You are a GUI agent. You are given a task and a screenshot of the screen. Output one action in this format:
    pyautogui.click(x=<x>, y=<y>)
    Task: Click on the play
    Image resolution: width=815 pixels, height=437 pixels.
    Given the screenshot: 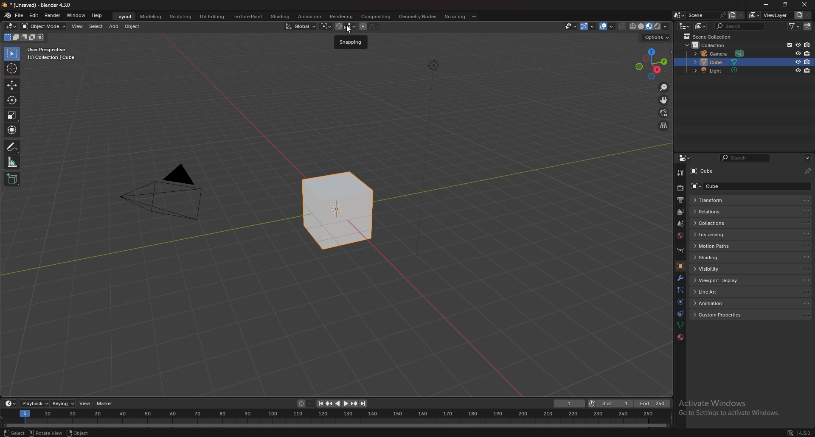 What is the action you would take?
    pyautogui.click(x=342, y=403)
    